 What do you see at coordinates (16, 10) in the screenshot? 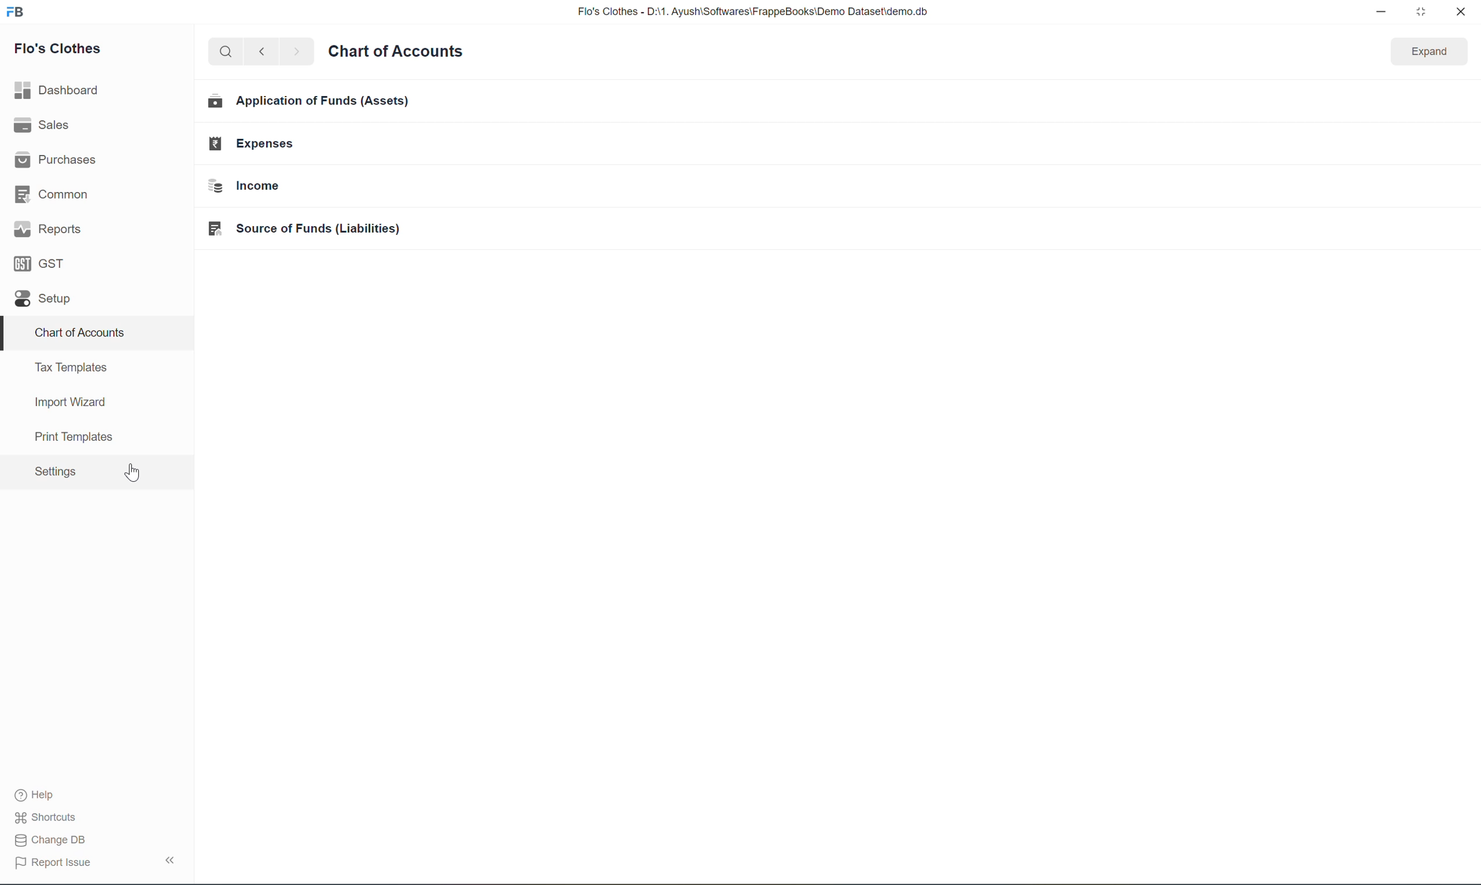
I see `logo` at bounding box center [16, 10].